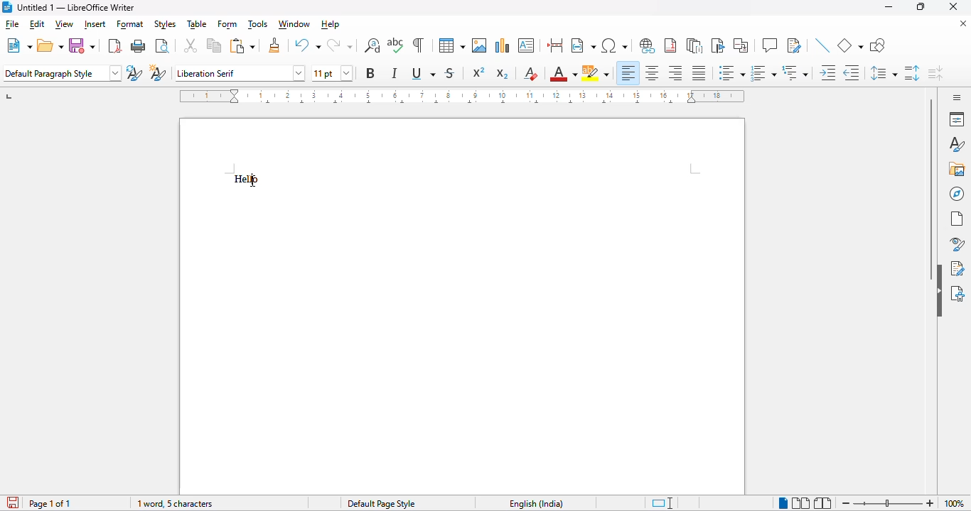 This screenshot has width=971, height=511. I want to click on logo, so click(6, 7).